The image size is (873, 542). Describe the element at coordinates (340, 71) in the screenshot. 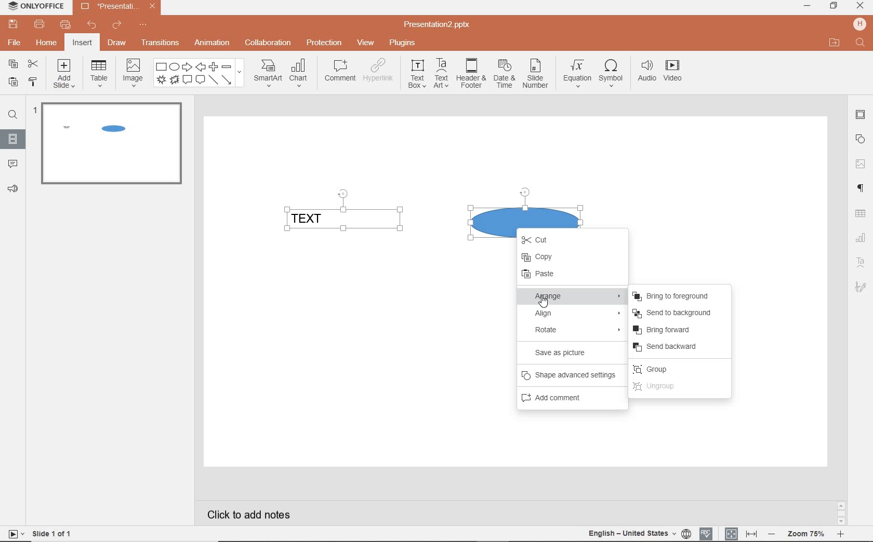

I see `comment` at that location.